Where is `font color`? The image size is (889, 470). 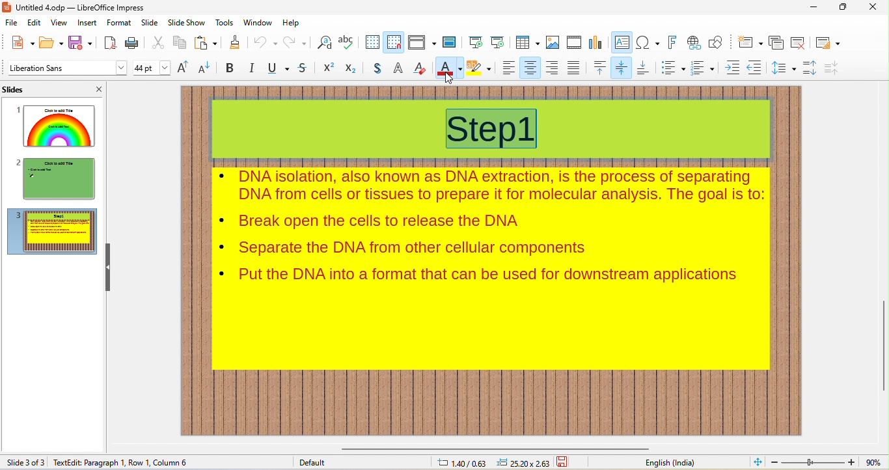
font color is located at coordinates (450, 69).